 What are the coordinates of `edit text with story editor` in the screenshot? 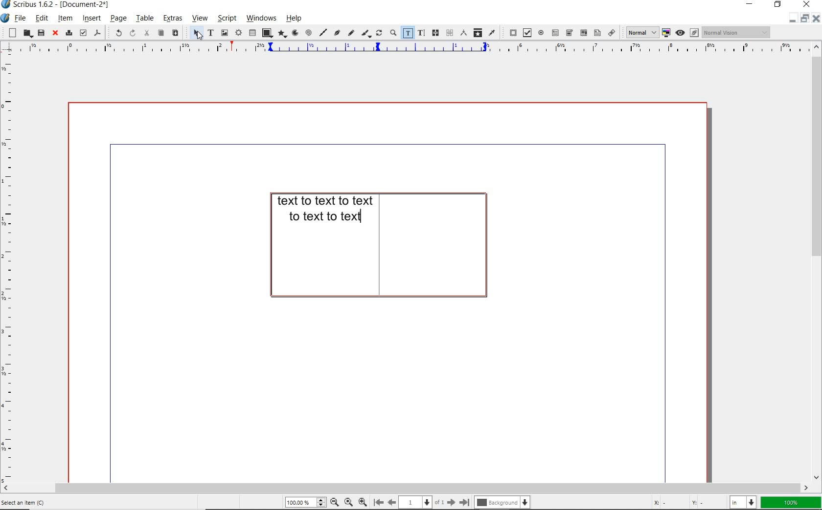 It's located at (421, 33).